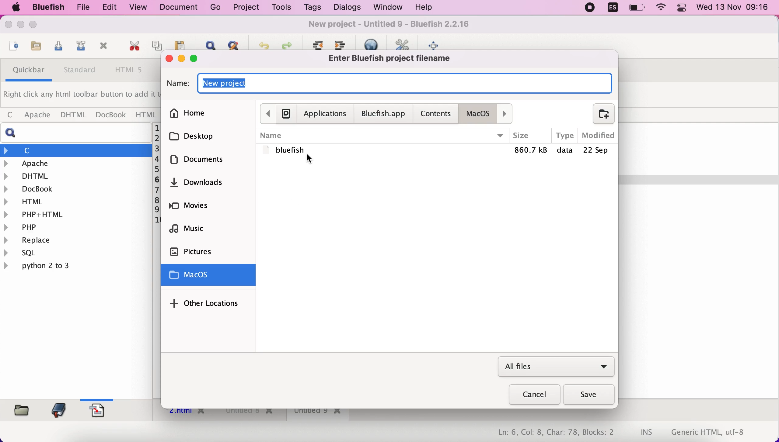 Image resolution: width=779 pixels, height=442 pixels. What do you see at coordinates (597, 136) in the screenshot?
I see `modified` at bounding box center [597, 136].